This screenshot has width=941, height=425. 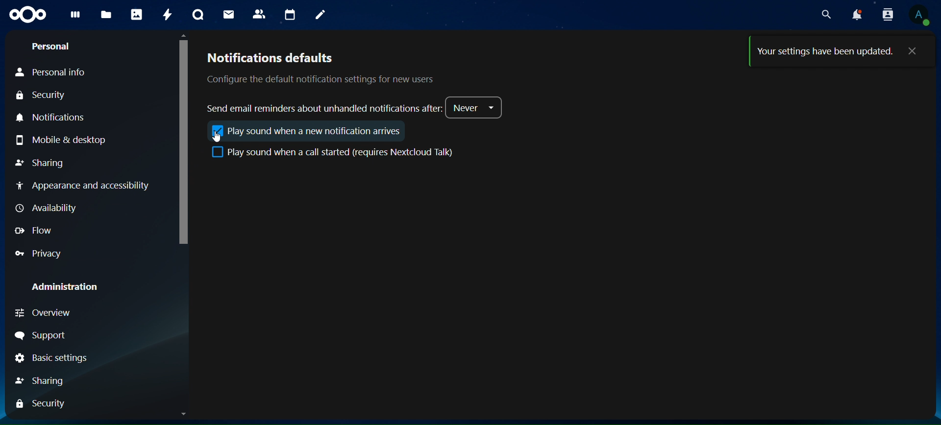 I want to click on Sharing, so click(x=41, y=381).